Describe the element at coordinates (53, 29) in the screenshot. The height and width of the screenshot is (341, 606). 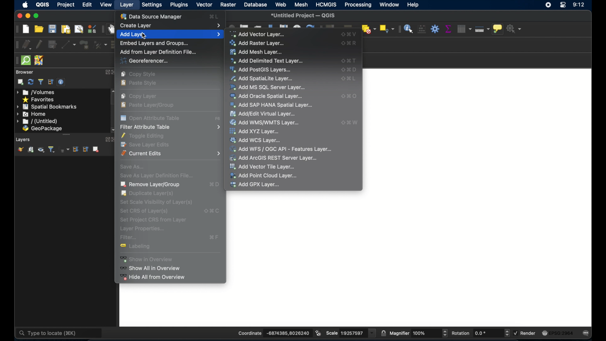
I see `save project` at that location.